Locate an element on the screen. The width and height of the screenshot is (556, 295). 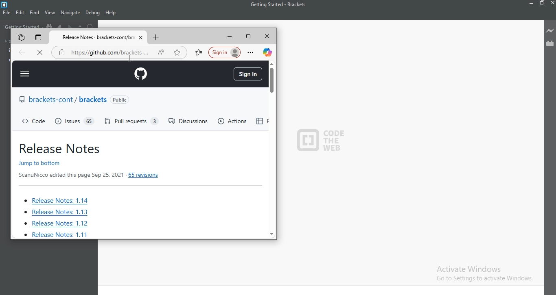
Restore is located at coordinates (543, 4).